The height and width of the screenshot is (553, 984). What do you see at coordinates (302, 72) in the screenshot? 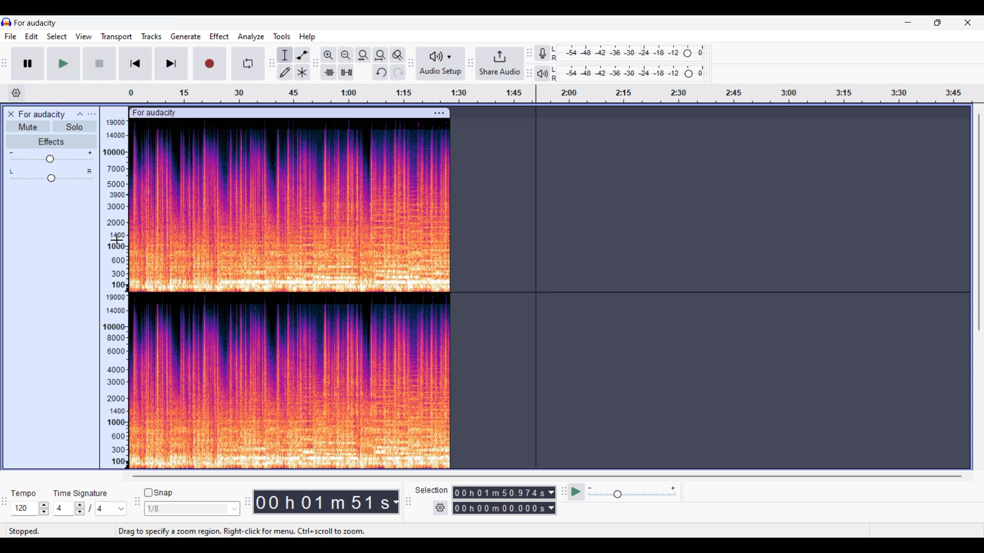
I see `Multi tool` at bounding box center [302, 72].